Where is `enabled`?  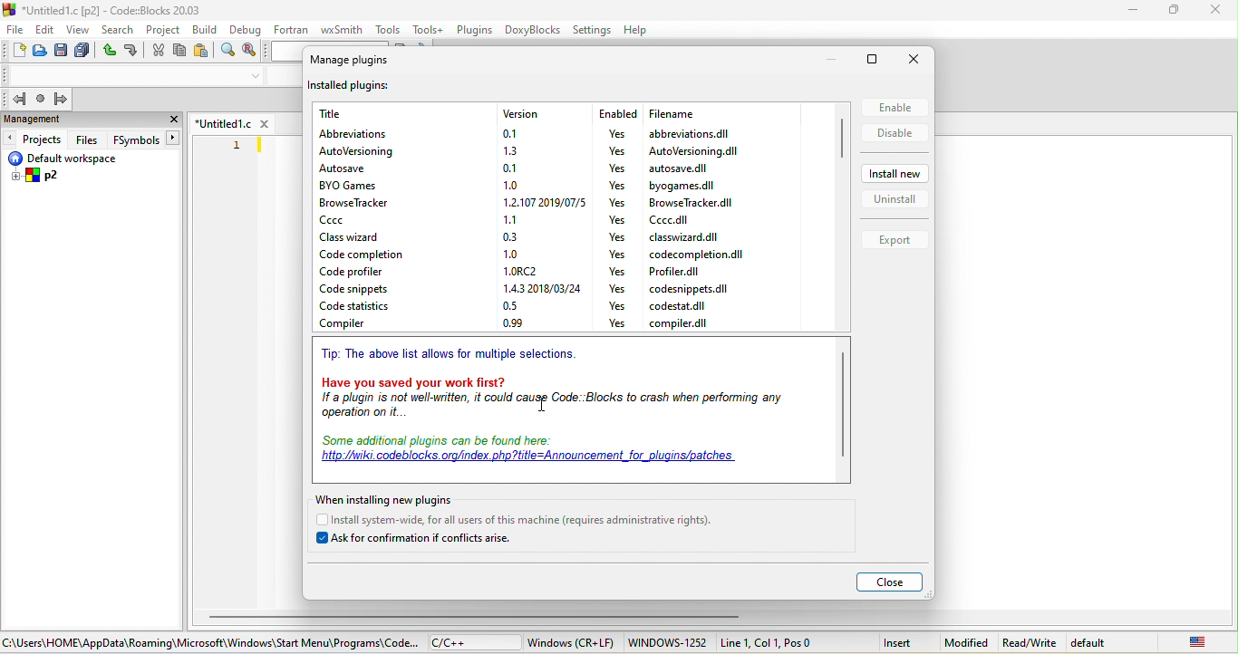 enabled is located at coordinates (616, 113).